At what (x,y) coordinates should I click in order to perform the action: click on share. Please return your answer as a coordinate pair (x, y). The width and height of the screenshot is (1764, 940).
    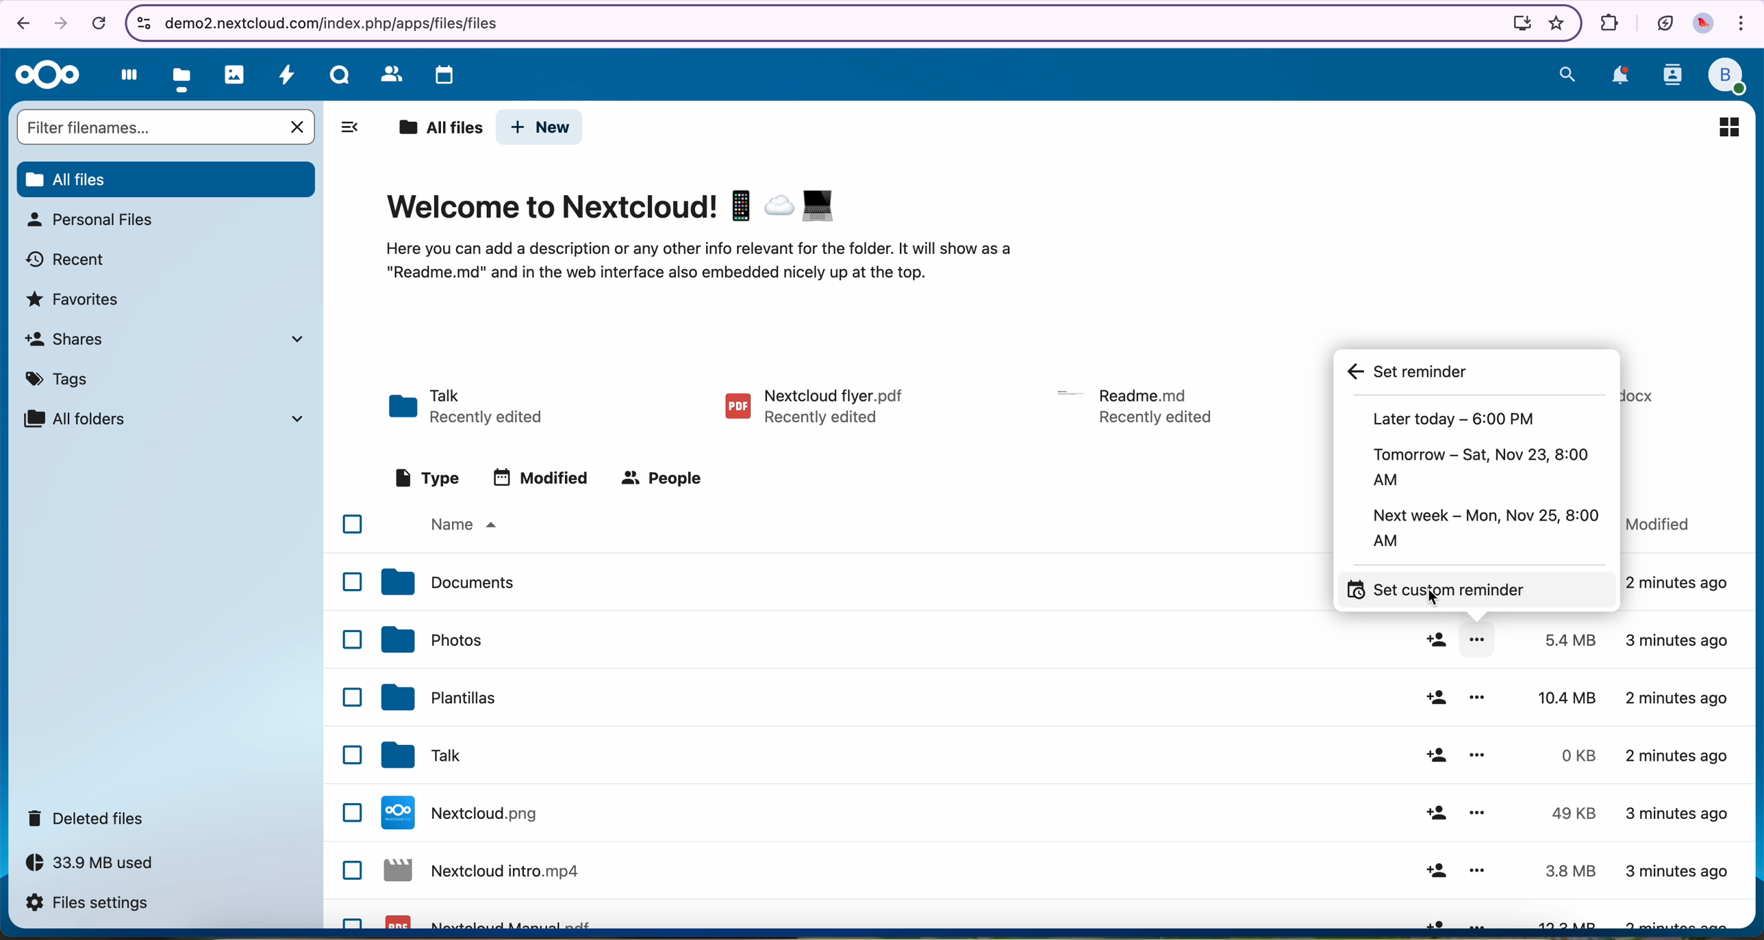
    Looking at the image, I should click on (1433, 813).